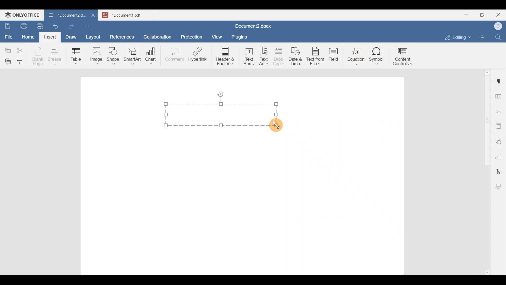 The height and width of the screenshot is (285, 506). Describe the element at coordinates (499, 169) in the screenshot. I see `Text Art settings` at that location.